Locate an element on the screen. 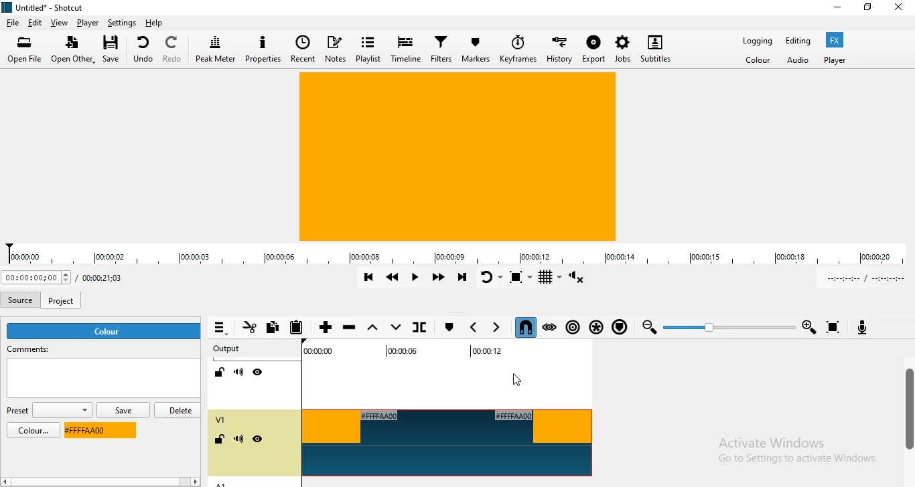 Image resolution: width=915 pixels, height=487 pixels. Peak meter is located at coordinates (216, 48).